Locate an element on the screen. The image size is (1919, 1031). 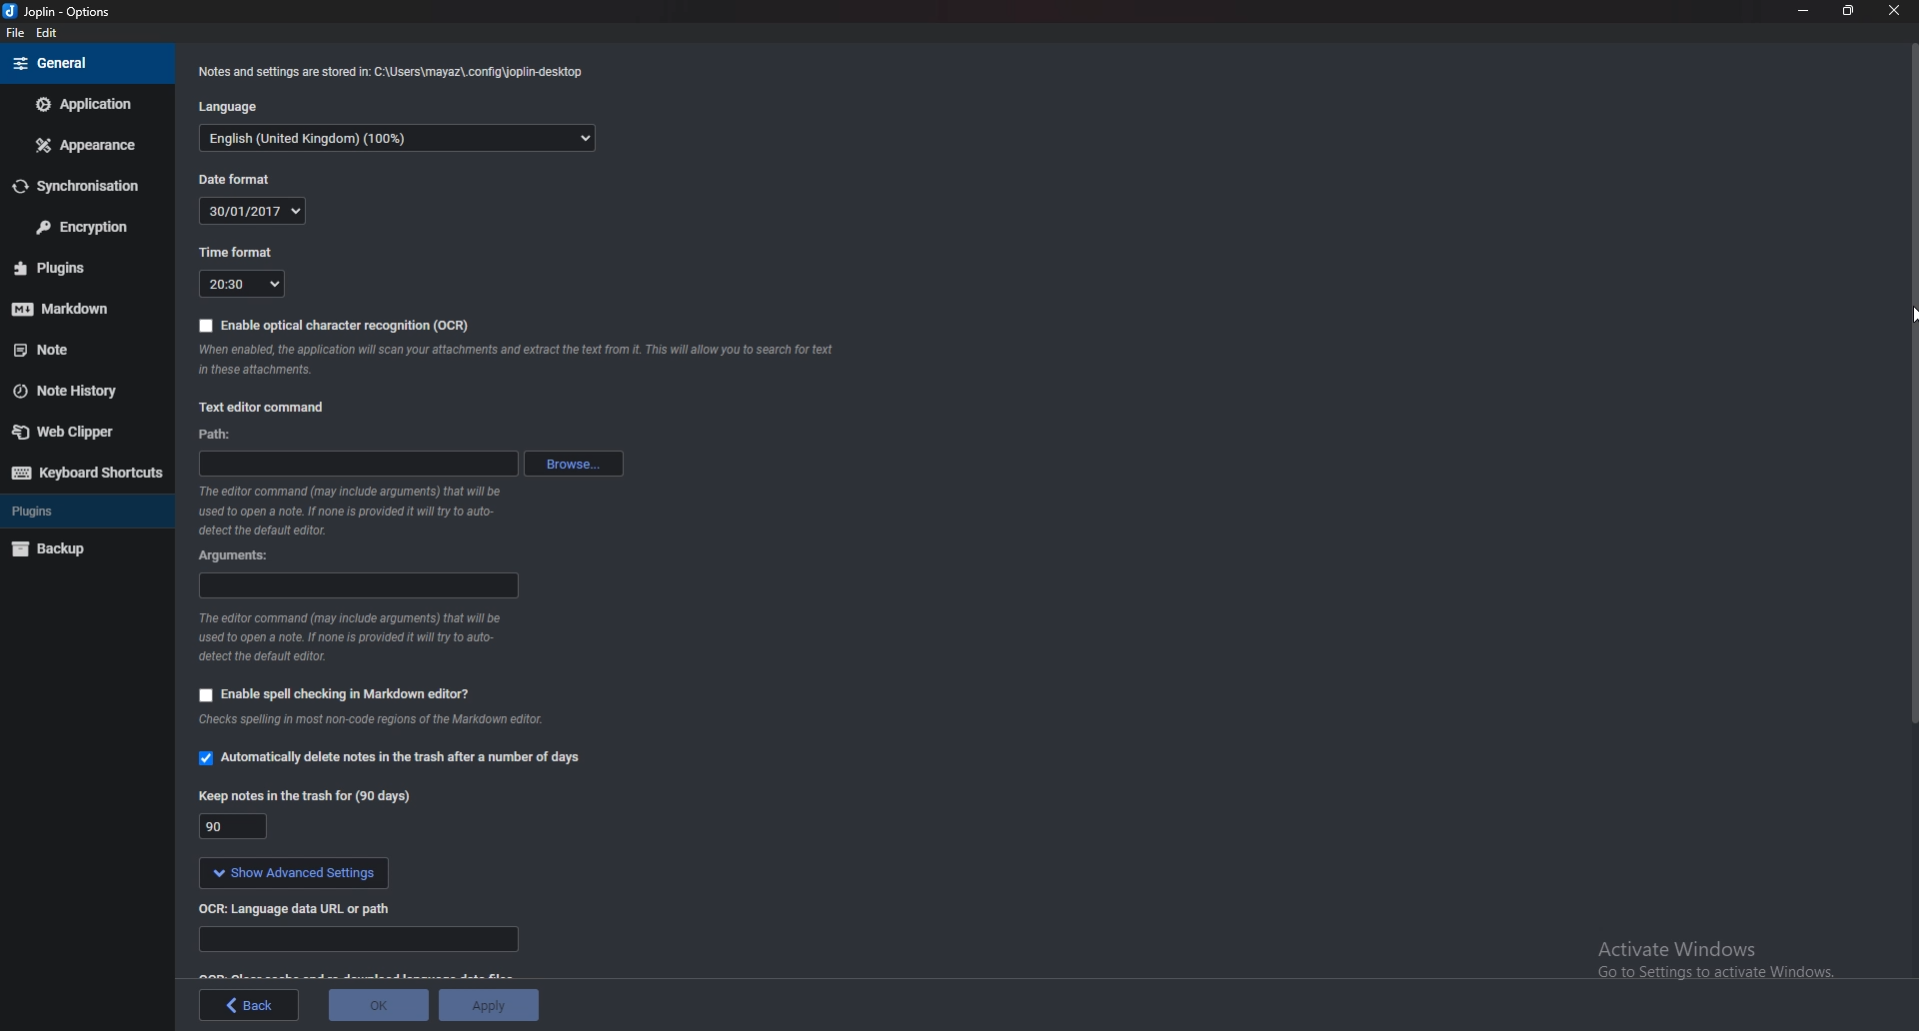
Info is located at coordinates (350, 636).